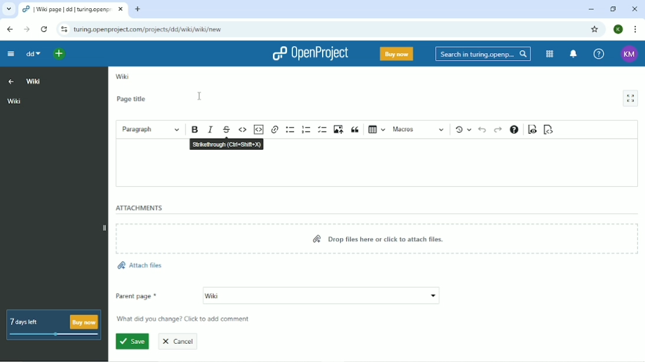  What do you see at coordinates (9, 29) in the screenshot?
I see `Back` at bounding box center [9, 29].